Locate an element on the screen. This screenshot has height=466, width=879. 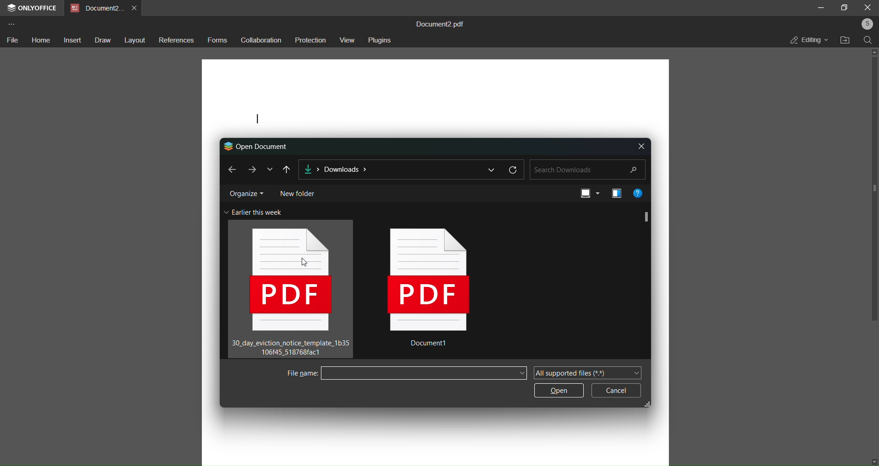
document 1 is located at coordinates (433, 291).